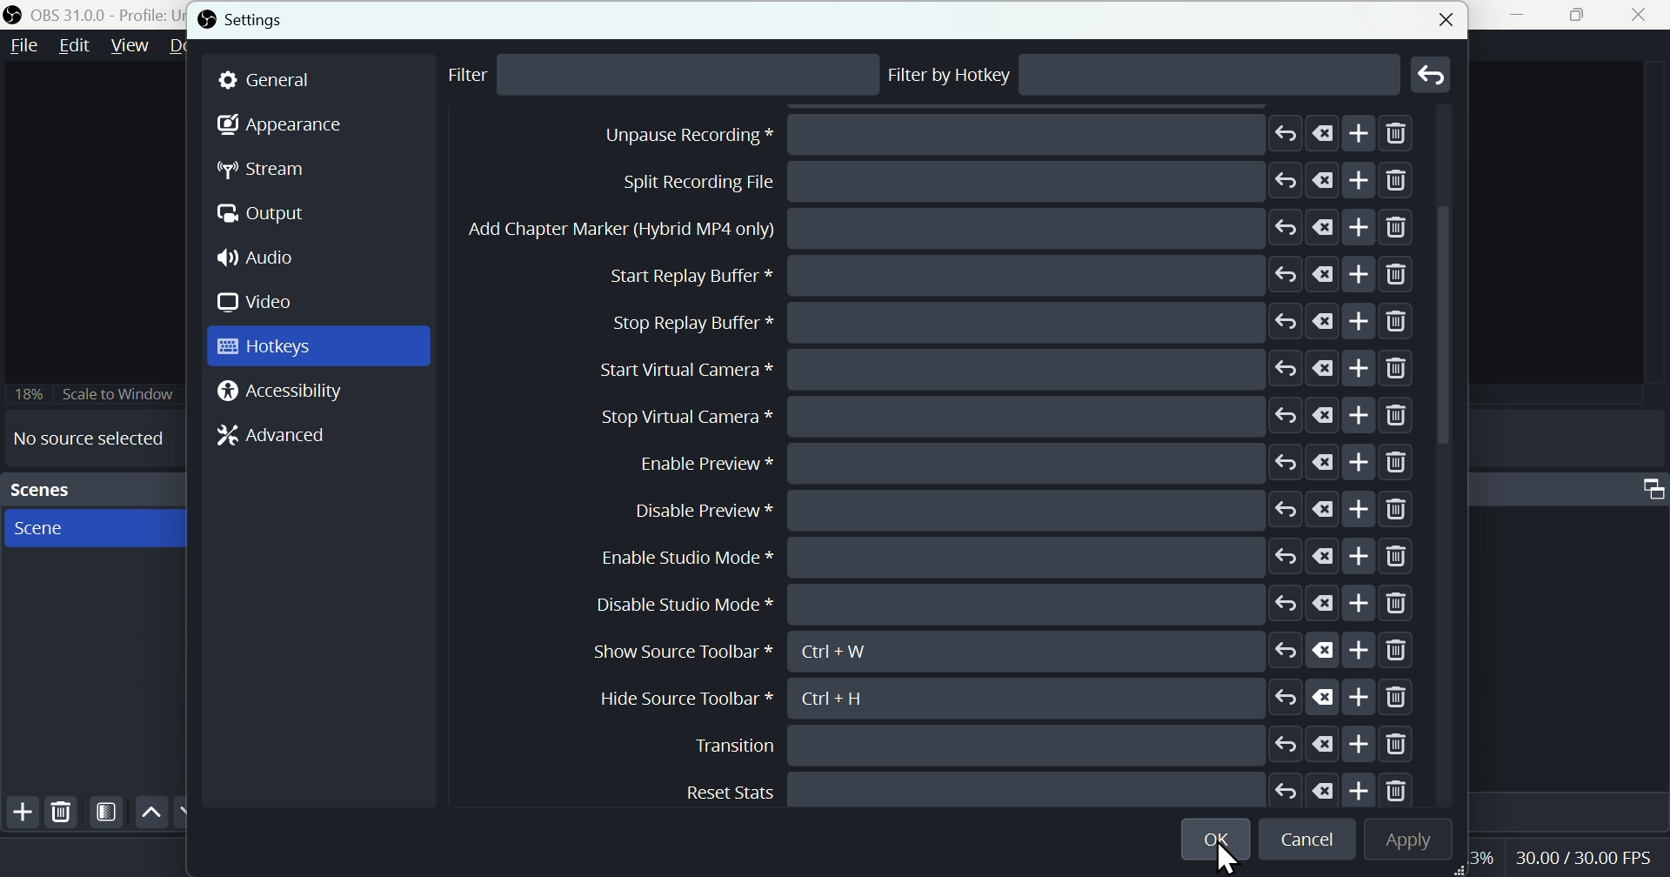  I want to click on Cursor, so click(1339, 698).